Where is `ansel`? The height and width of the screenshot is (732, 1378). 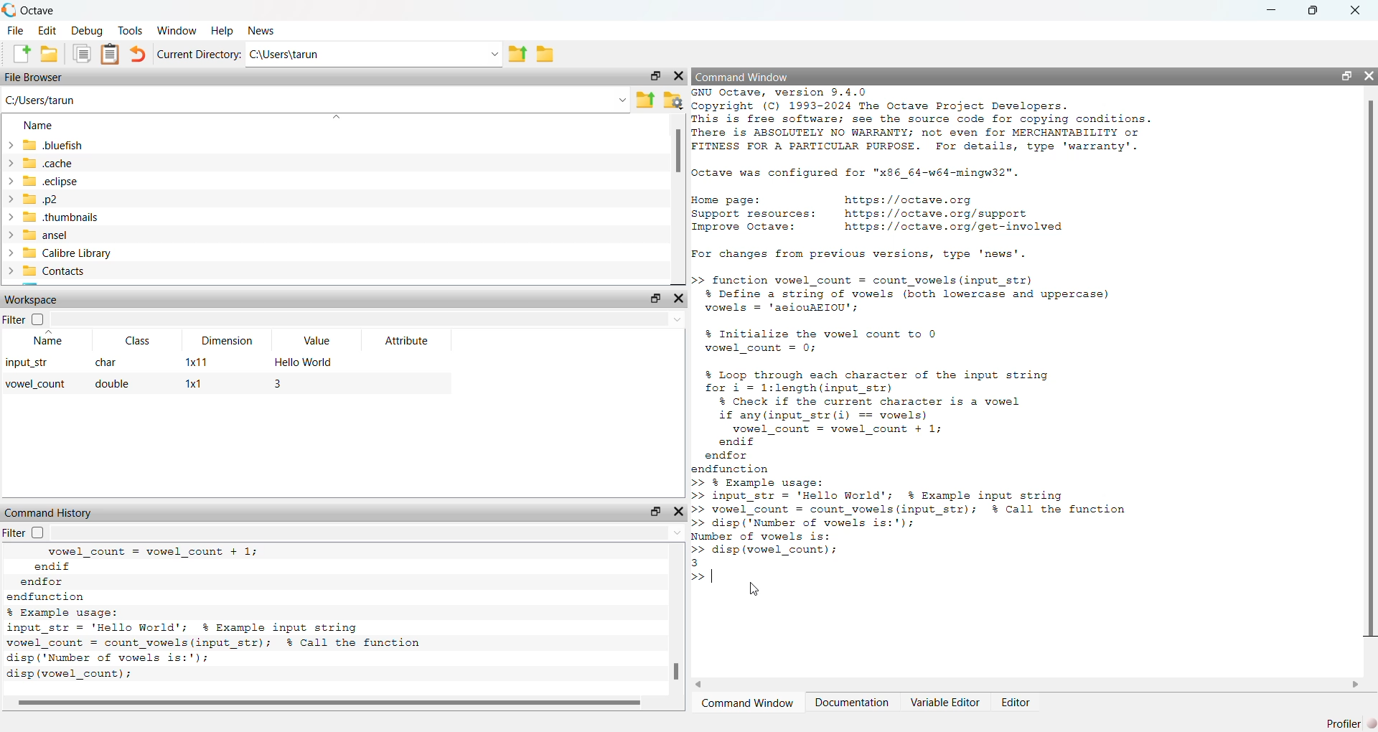 ansel is located at coordinates (47, 235).